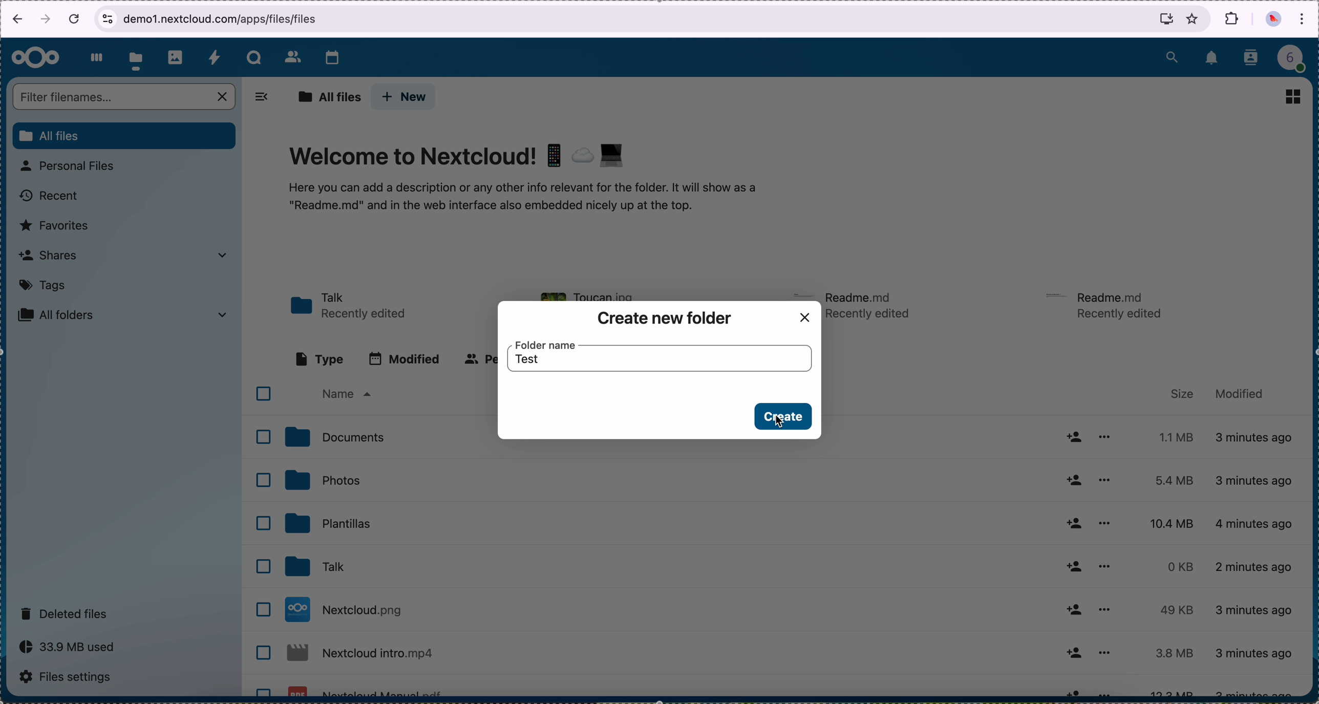 This screenshot has width=1319, height=704. Describe the element at coordinates (329, 98) in the screenshot. I see `all files` at that location.